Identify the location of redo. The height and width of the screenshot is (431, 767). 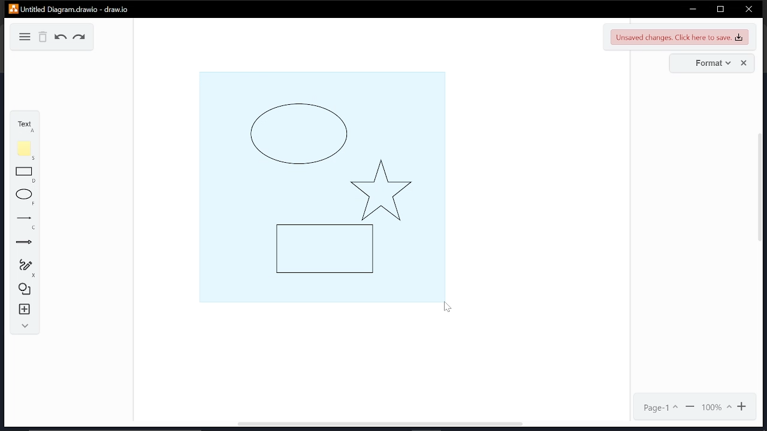
(80, 38).